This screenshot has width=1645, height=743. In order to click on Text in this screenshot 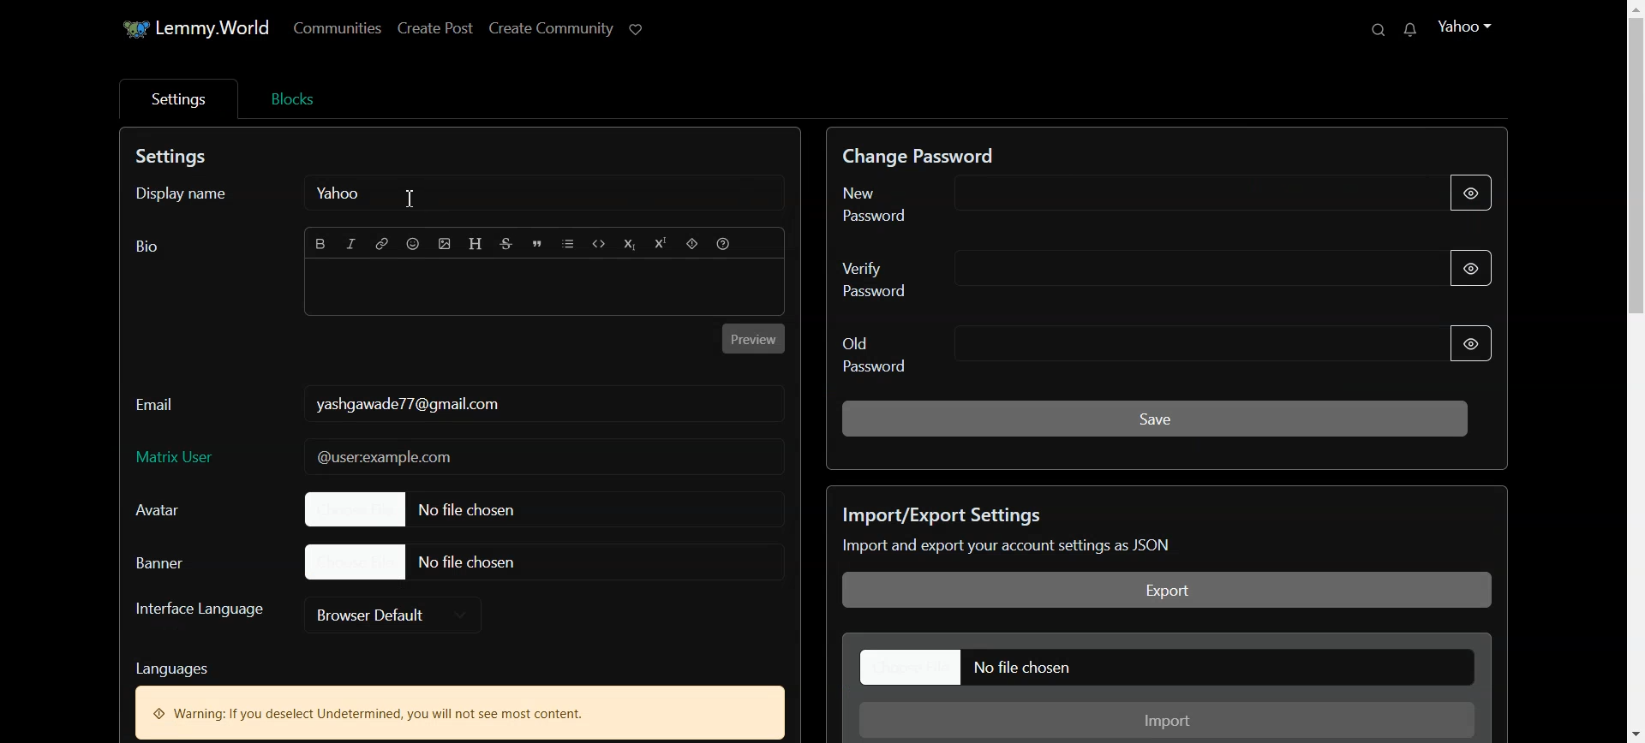, I will do `click(176, 158)`.